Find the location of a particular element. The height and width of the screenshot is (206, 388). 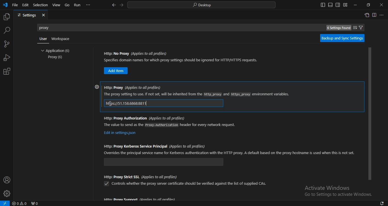

toggle primary side bar is located at coordinates (322, 5).